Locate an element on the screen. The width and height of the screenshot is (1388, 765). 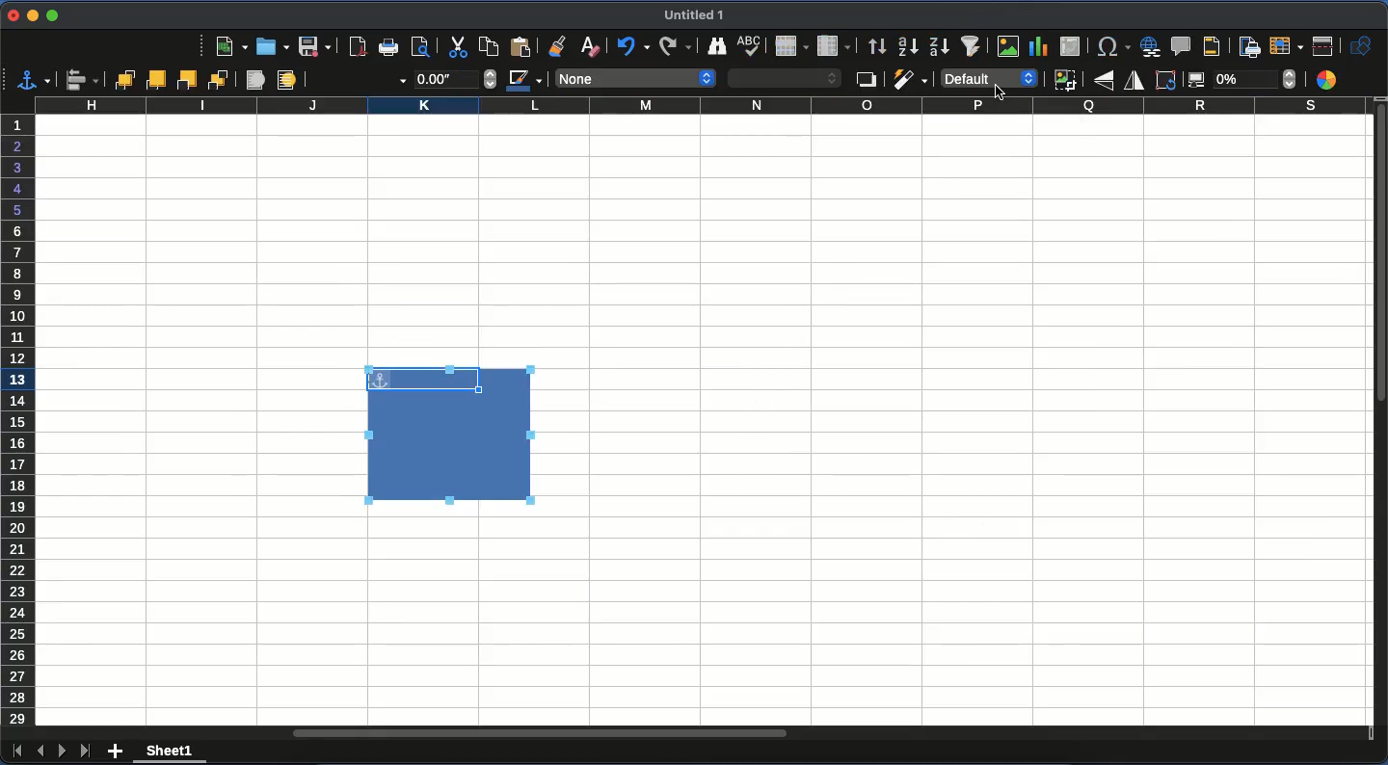
redo is located at coordinates (671, 45).